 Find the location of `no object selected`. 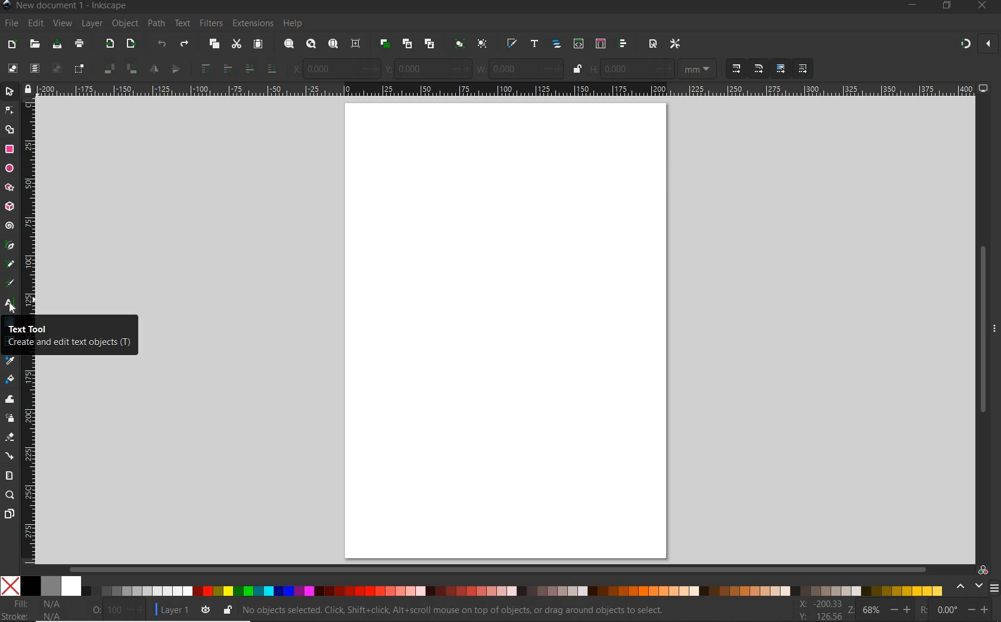

no object selected is located at coordinates (456, 610).